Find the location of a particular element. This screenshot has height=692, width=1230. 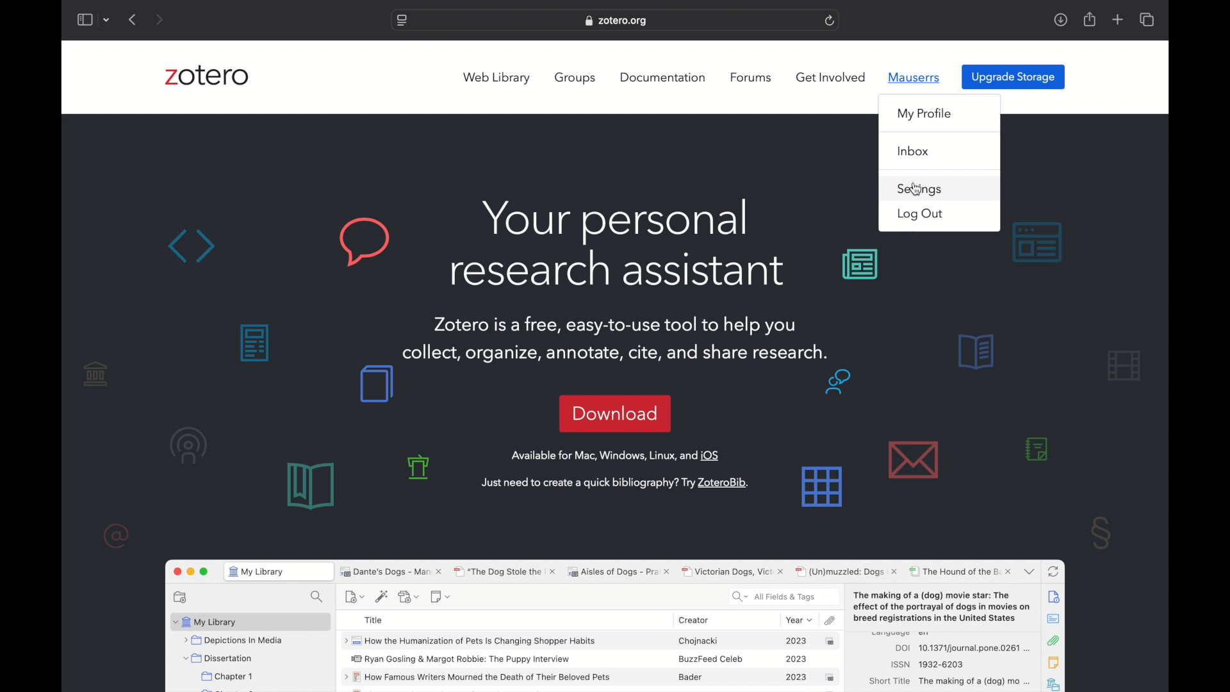

background graphics is located at coordinates (143, 452).